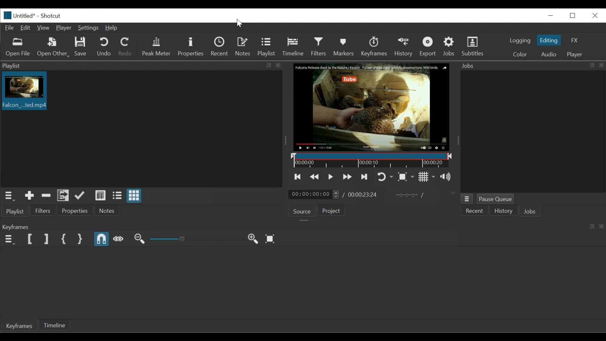 This screenshot has width=606, height=341. What do you see at coordinates (410, 195) in the screenshot?
I see `In point` at bounding box center [410, 195].